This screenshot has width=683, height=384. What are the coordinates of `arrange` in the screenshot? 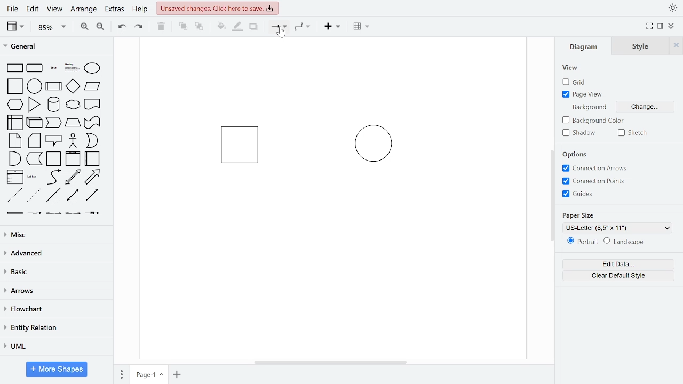 It's located at (84, 10).